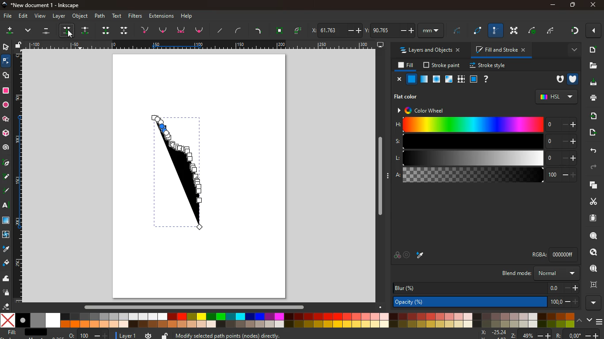 The height and width of the screenshot is (339, 604). Describe the element at coordinates (124, 335) in the screenshot. I see `layer` at that location.